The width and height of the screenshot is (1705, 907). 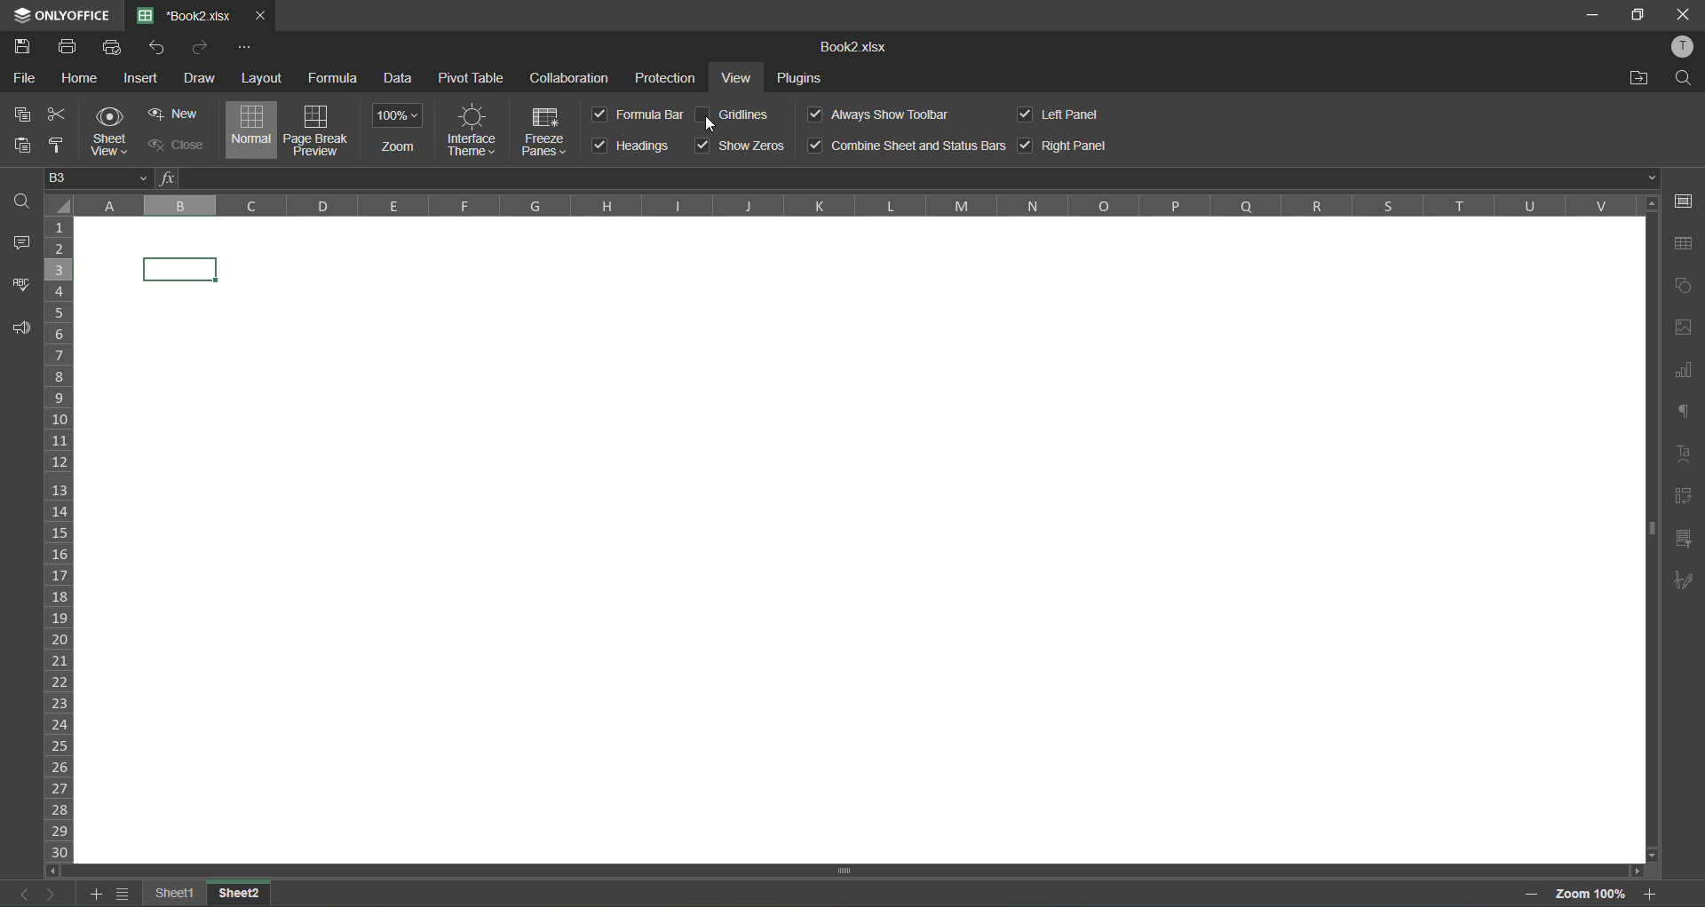 What do you see at coordinates (637, 114) in the screenshot?
I see `formula bar` at bounding box center [637, 114].